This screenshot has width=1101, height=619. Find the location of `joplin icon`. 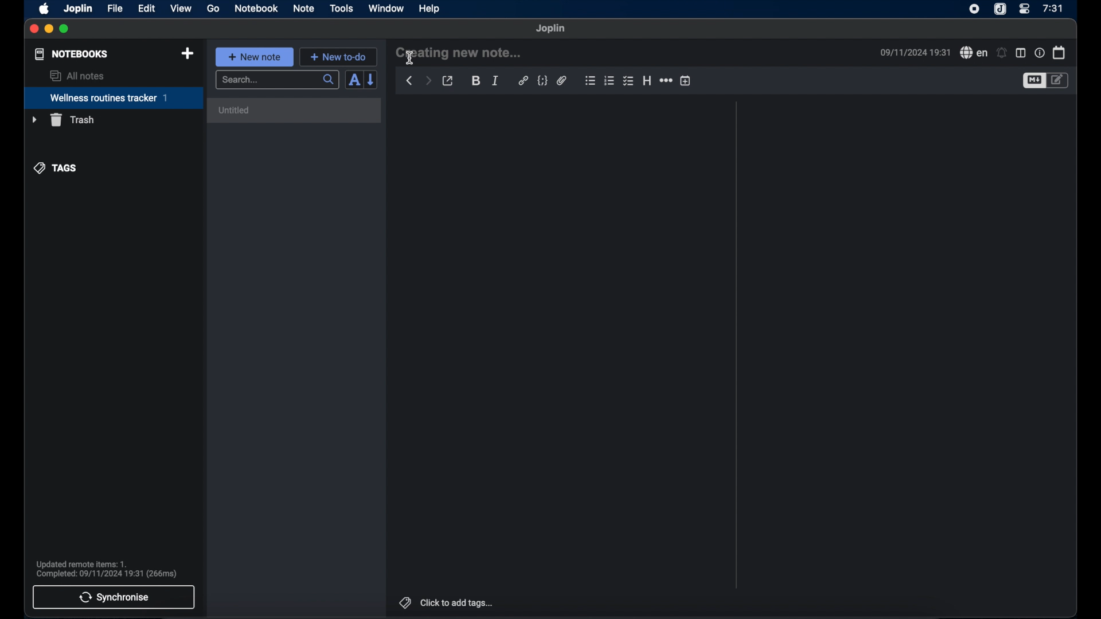

joplin icon is located at coordinates (1001, 9).